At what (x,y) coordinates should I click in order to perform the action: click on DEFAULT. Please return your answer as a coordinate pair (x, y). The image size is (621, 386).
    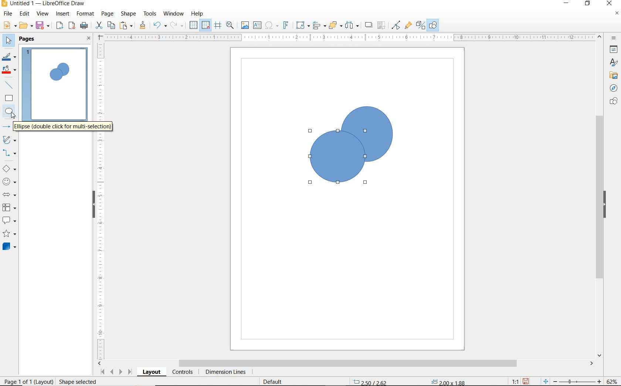
    Looking at the image, I should click on (275, 381).